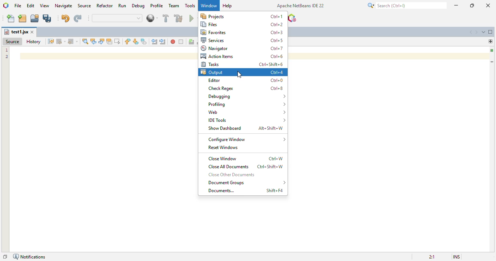 This screenshot has height=261, width=496. Describe the element at coordinates (18, 6) in the screenshot. I see `file` at that location.